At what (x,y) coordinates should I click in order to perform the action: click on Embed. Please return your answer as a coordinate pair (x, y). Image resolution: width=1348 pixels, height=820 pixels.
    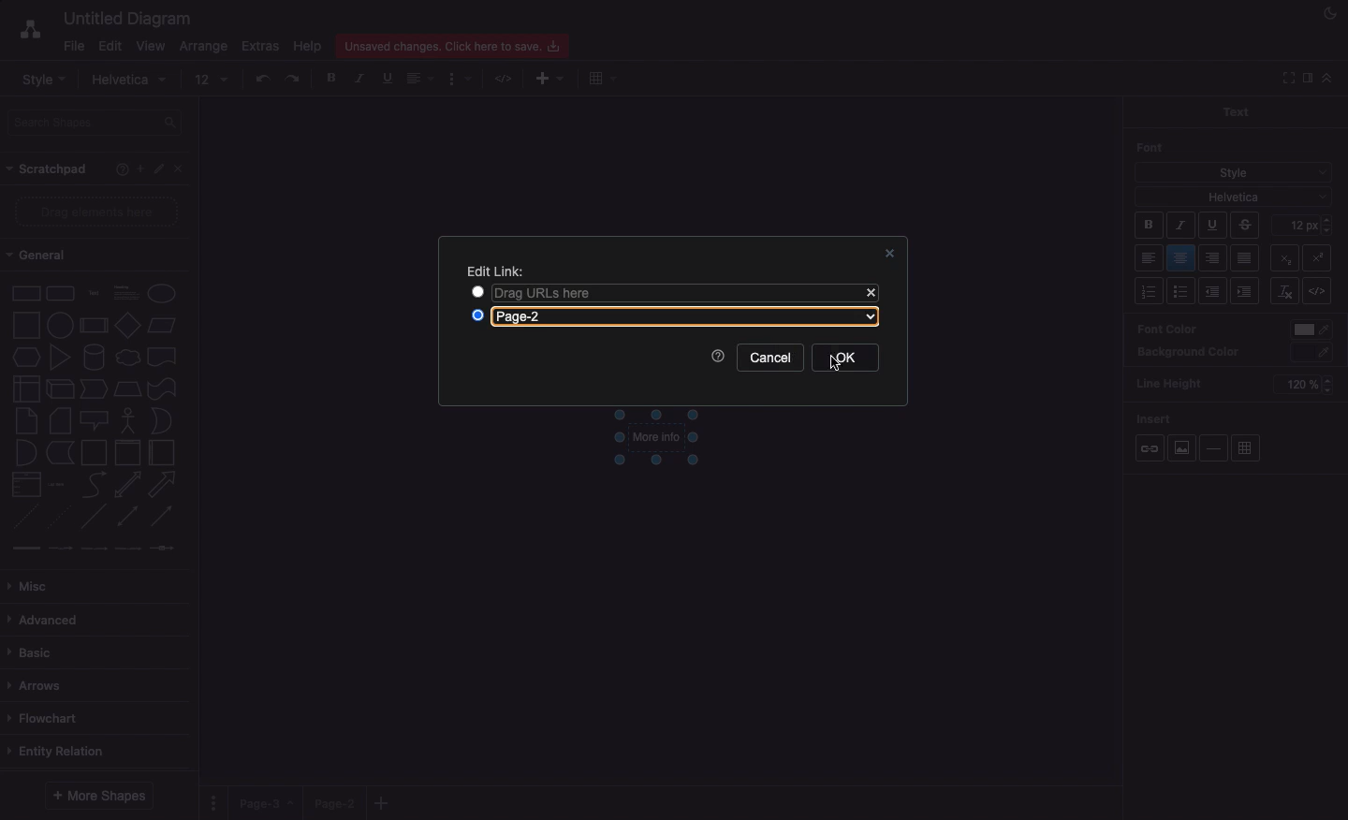
    Looking at the image, I should click on (1322, 292).